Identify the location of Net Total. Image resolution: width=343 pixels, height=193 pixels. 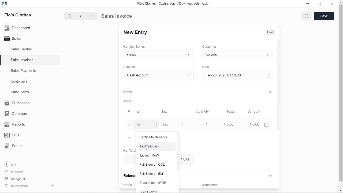
(128, 151).